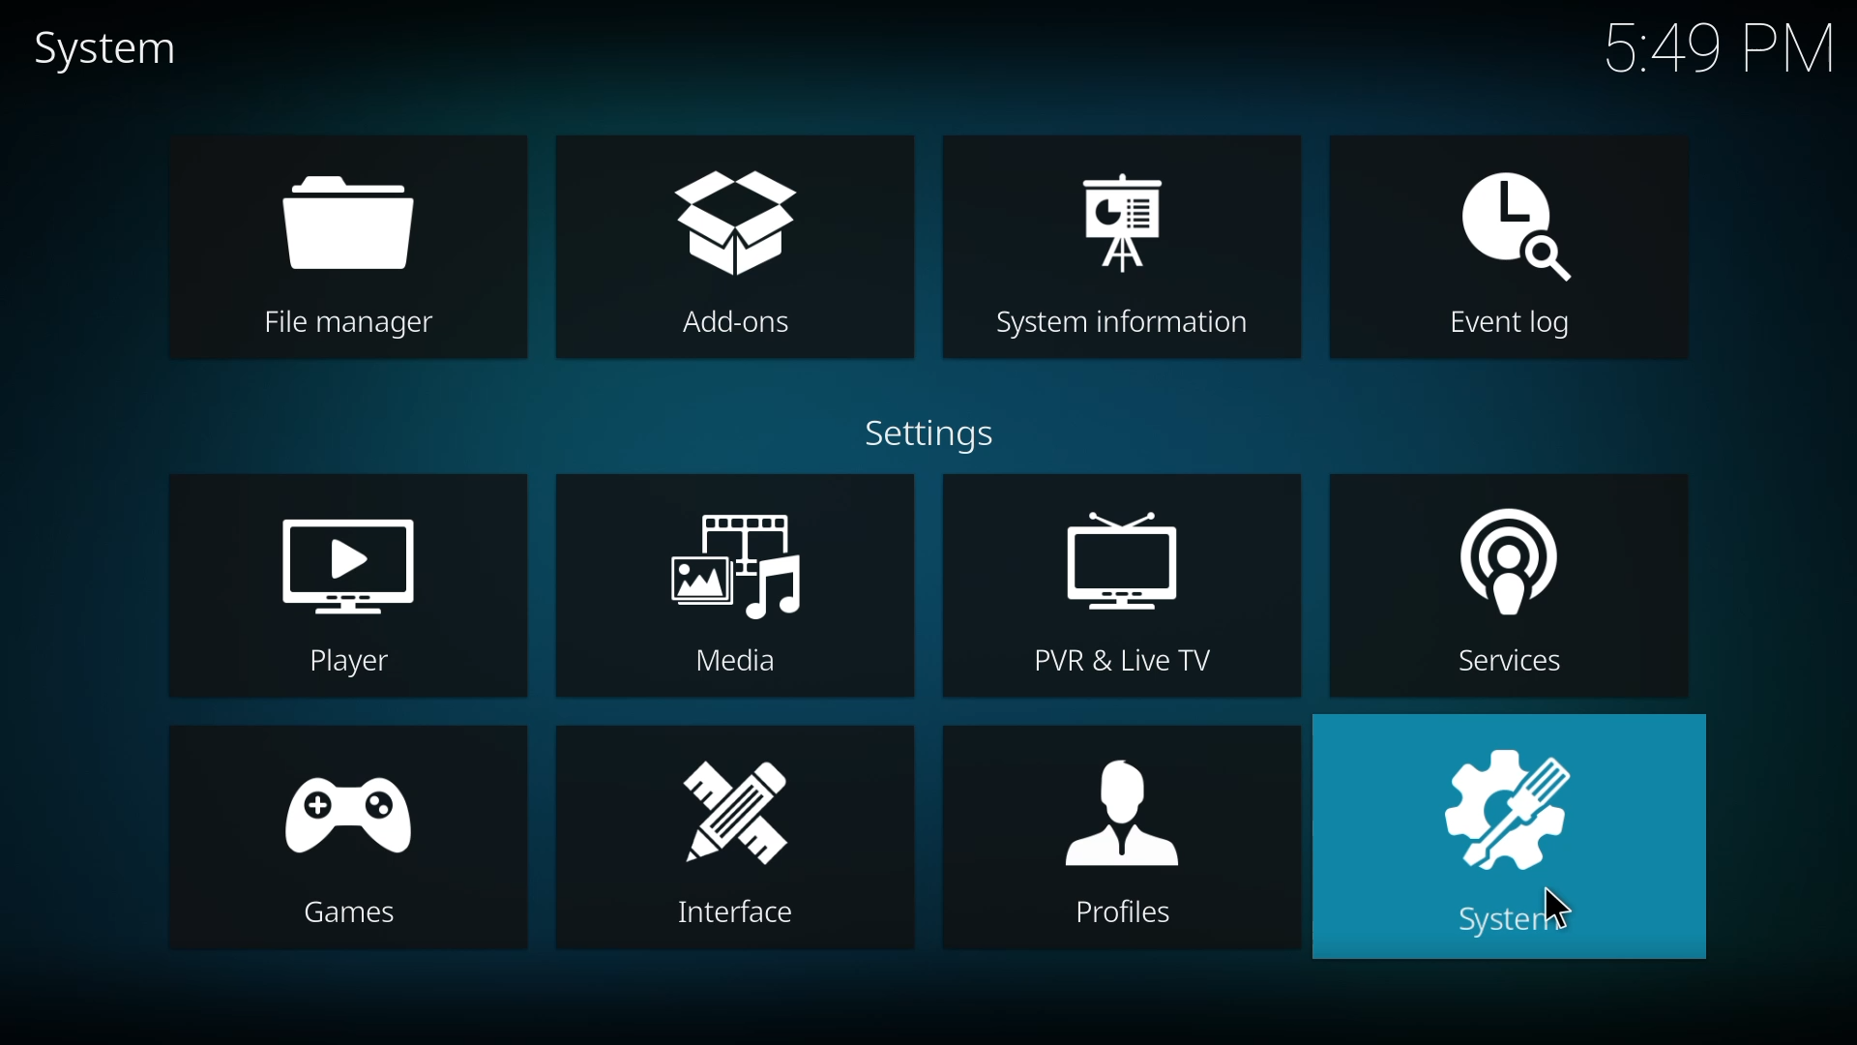 This screenshot has width=1857, height=1045. I want to click on system information, so click(1122, 247).